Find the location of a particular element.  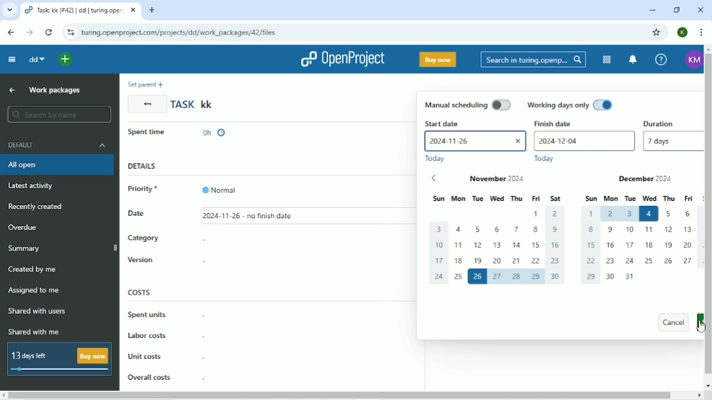

Duartion is located at coordinates (671, 122).